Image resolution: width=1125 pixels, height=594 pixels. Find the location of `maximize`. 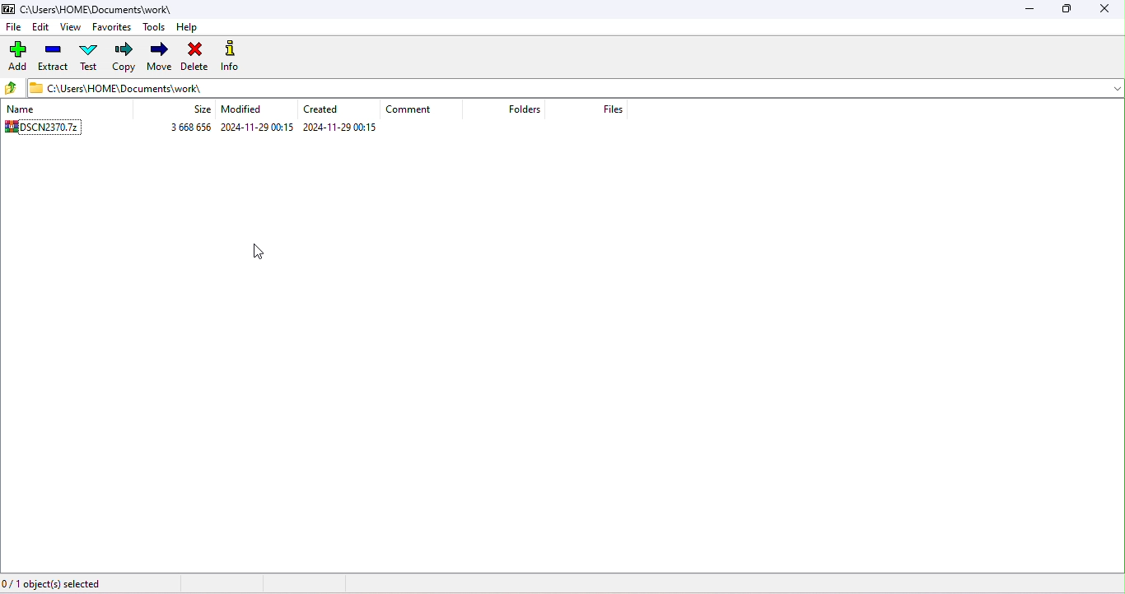

maximize is located at coordinates (1067, 10).